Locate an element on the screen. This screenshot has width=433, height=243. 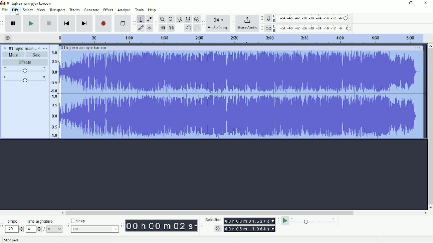
Minimize is located at coordinates (396, 3).